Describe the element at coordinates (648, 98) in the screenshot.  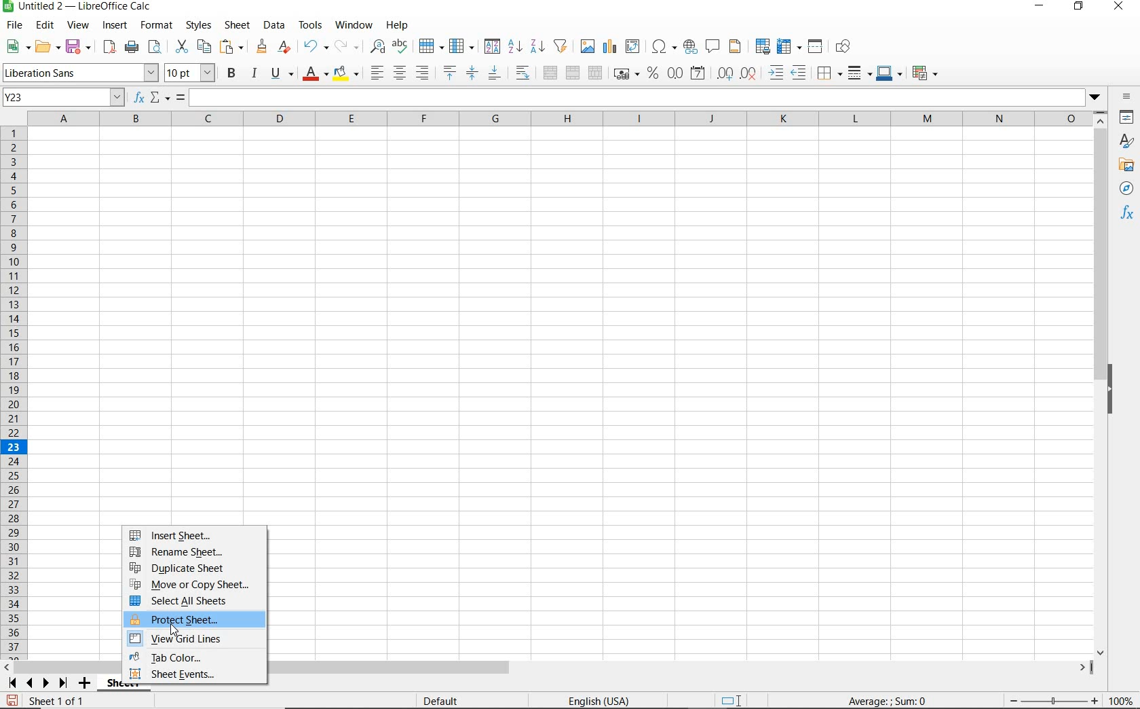
I see `EXPAND FORMULA BAR` at that location.